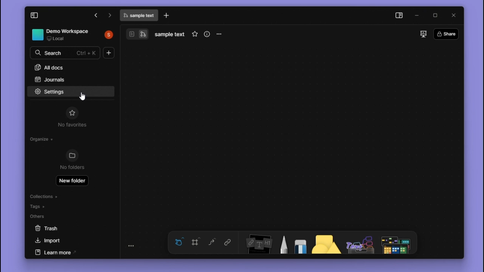  Describe the element at coordinates (95, 15) in the screenshot. I see `go forward` at that location.